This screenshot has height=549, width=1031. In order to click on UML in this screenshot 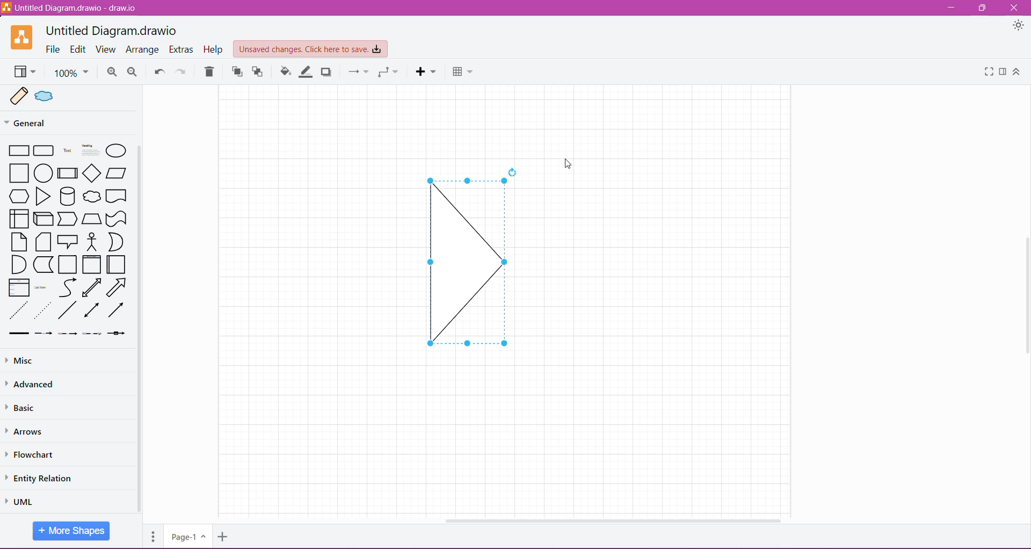, I will do `click(21, 500)`.